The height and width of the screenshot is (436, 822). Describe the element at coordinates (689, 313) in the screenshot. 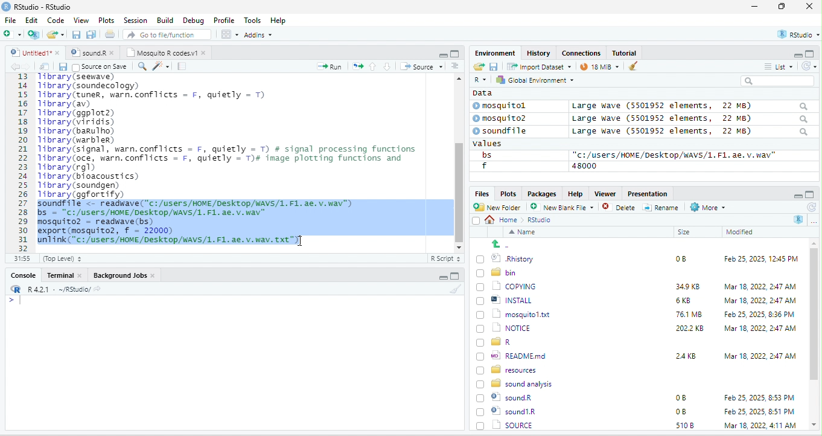

I see `76.1 MB` at that location.